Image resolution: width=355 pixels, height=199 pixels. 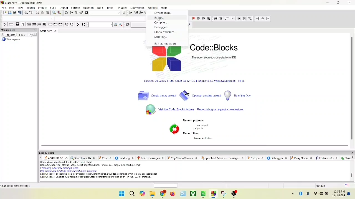 What do you see at coordinates (2, 3) in the screenshot?
I see `logo` at bounding box center [2, 3].